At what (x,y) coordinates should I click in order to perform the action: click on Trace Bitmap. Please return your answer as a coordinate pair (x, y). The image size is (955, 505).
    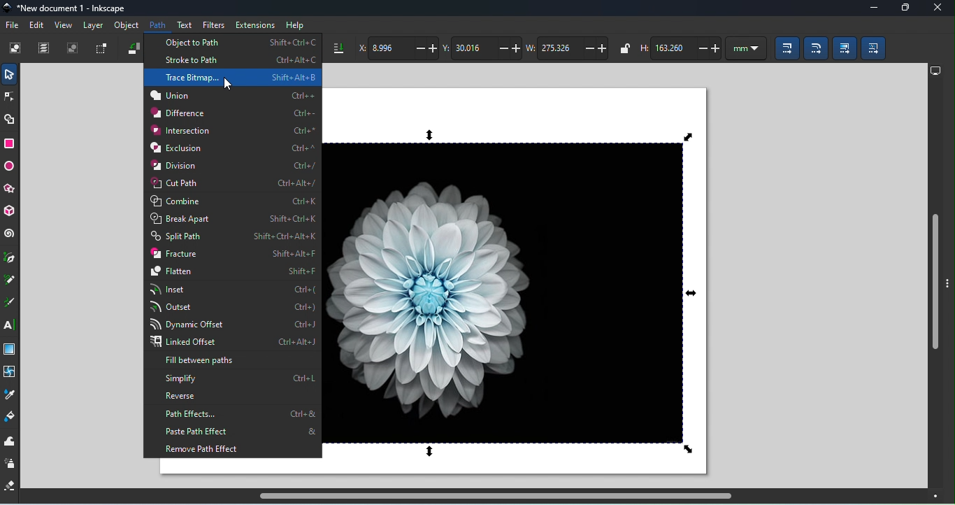
    Looking at the image, I should click on (231, 77).